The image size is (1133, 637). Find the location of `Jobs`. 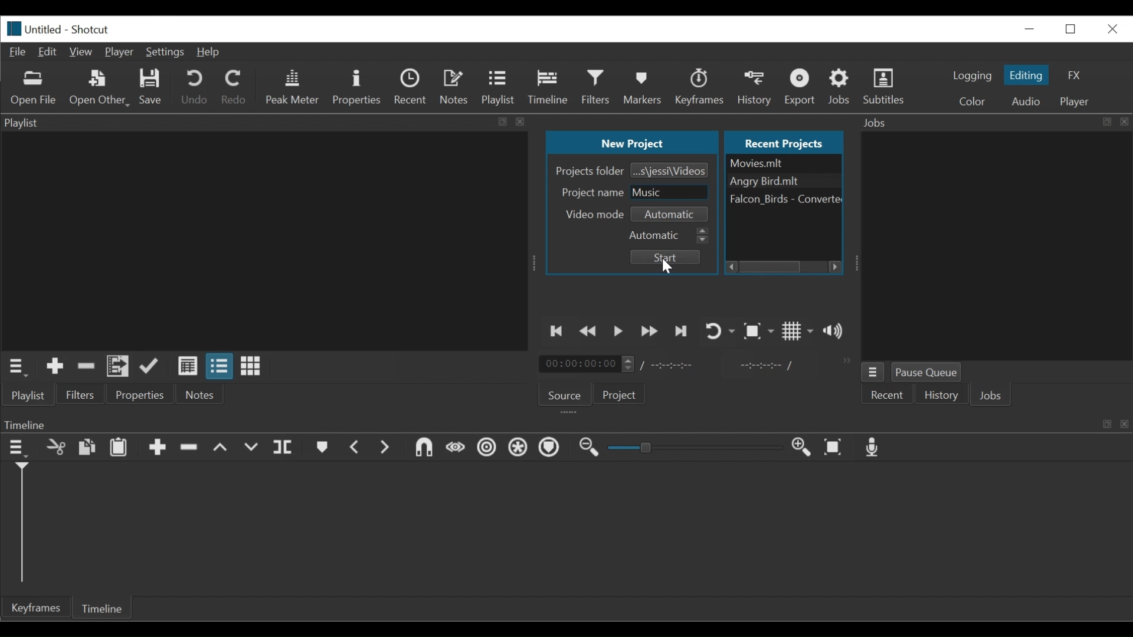

Jobs is located at coordinates (989, 396).